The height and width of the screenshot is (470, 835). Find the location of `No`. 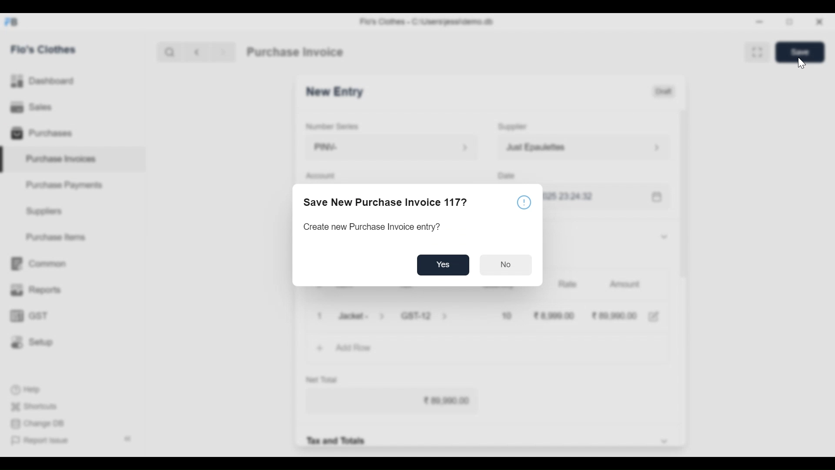

No is located at coordinates (506, 264).